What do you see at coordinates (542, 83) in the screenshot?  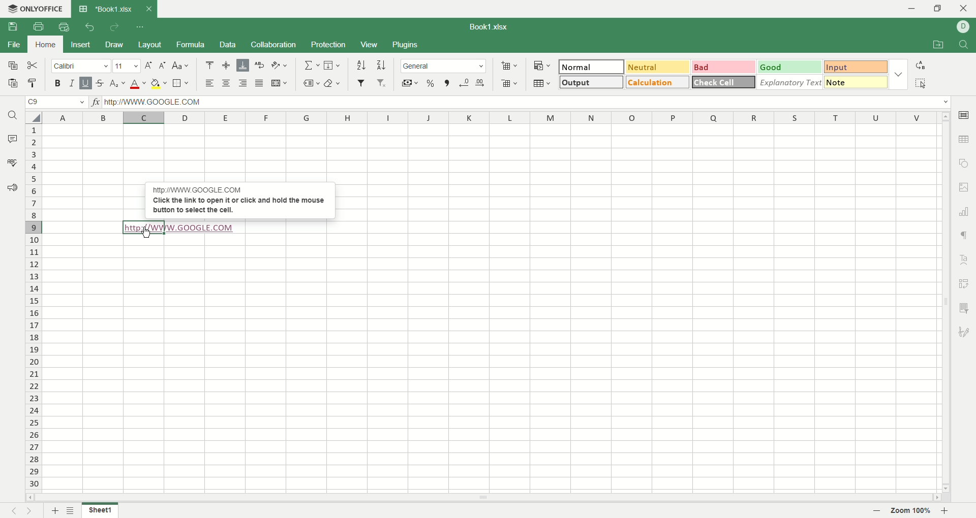 I see `table` at bounding box center [542, 83].